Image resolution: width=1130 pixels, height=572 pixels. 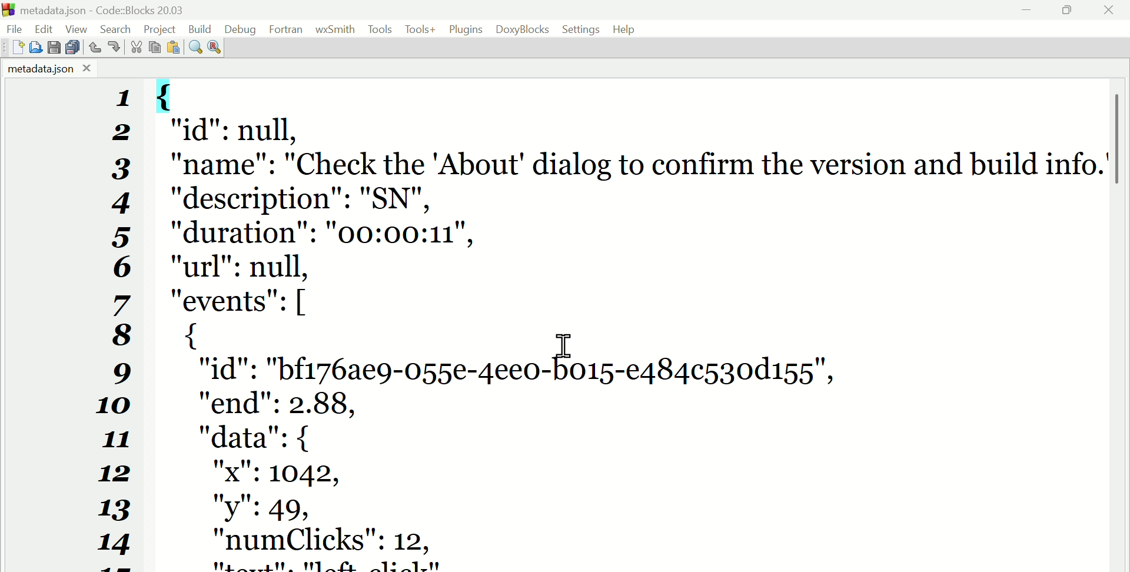 What do you see at coordinates (14, 49) in the screenshot?
I see `New` at bounding box center [14, 49].